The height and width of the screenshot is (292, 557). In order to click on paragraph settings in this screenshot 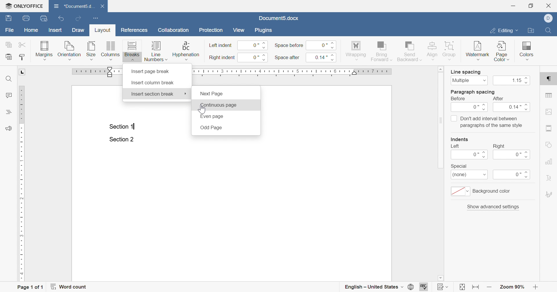, I will do `click(549, 80)`.